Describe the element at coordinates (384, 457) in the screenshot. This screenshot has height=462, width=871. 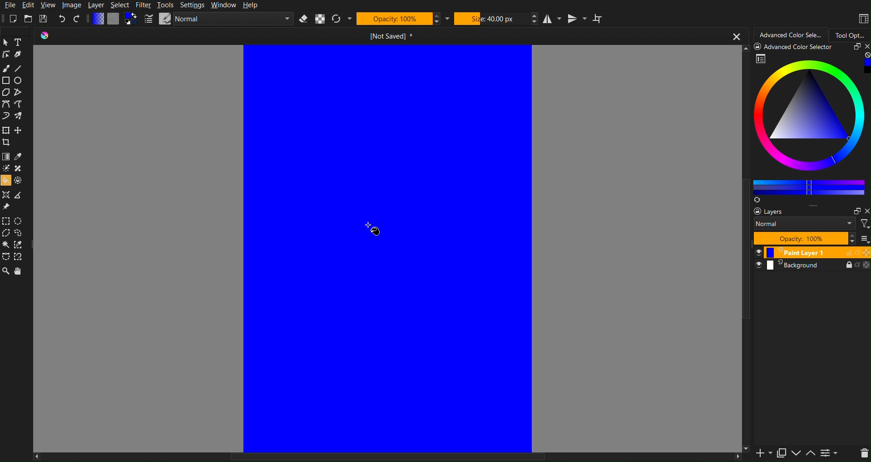
I see `` at that location.